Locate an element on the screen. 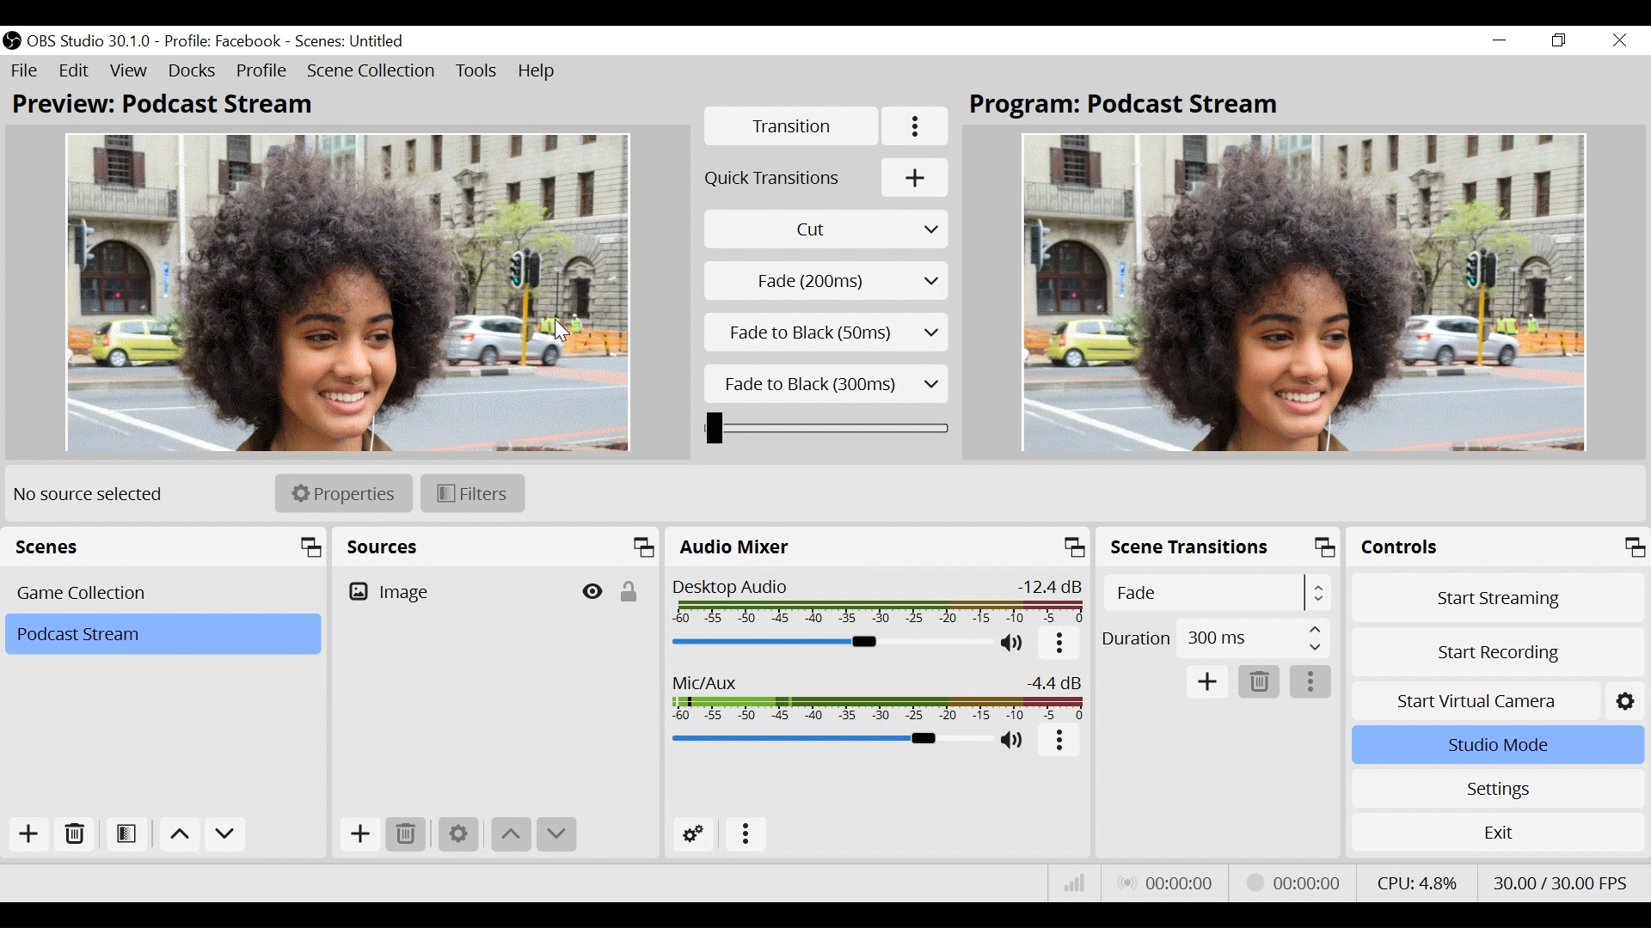  Mic/Aux is located at coordinates (878, 697).